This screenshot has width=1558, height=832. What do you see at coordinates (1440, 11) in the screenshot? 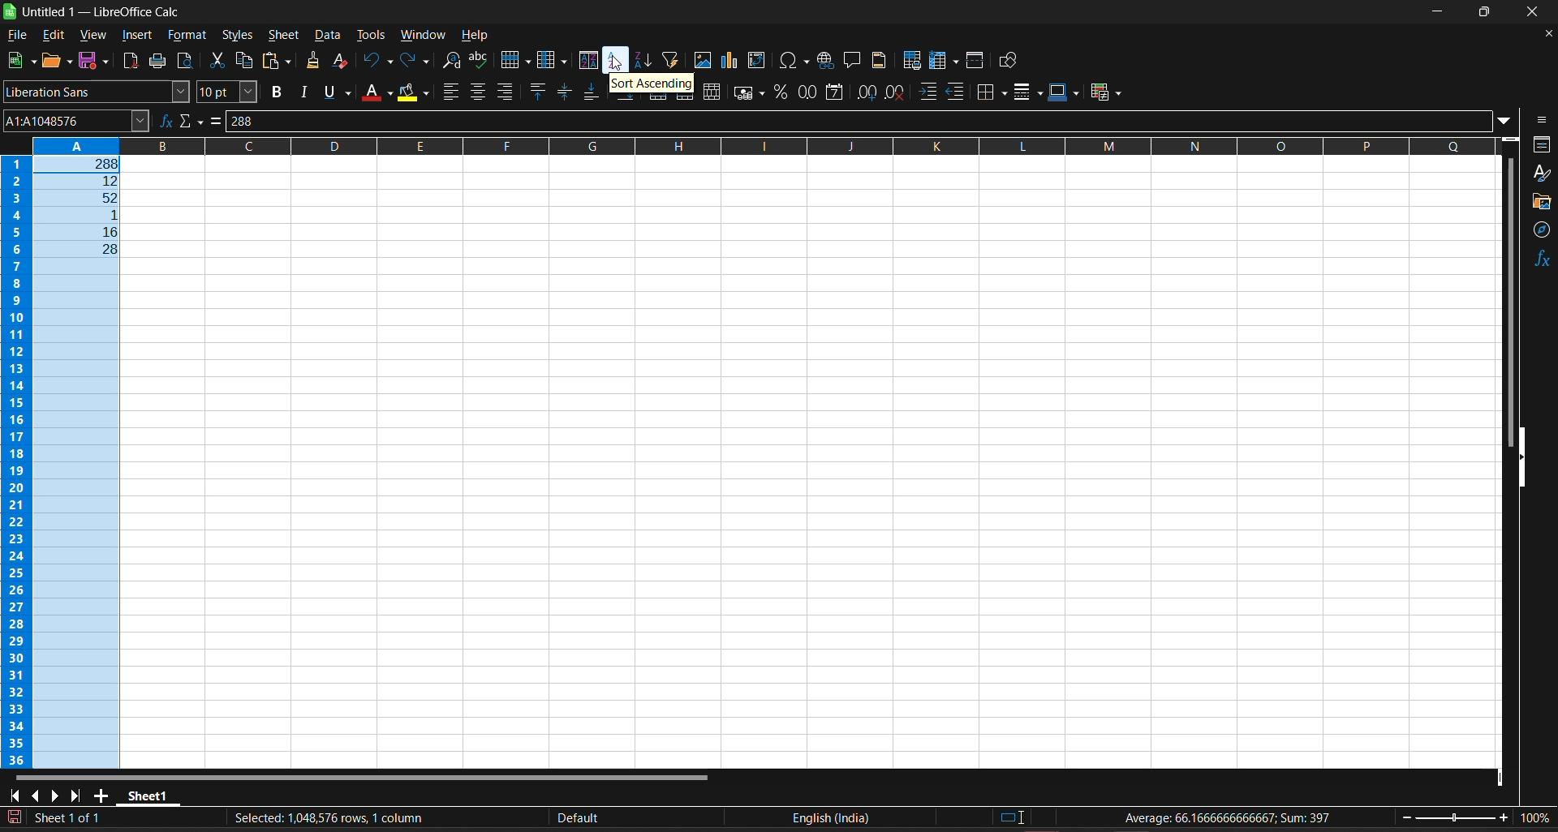
I see `minimize` at bounding box center [1440, 11].